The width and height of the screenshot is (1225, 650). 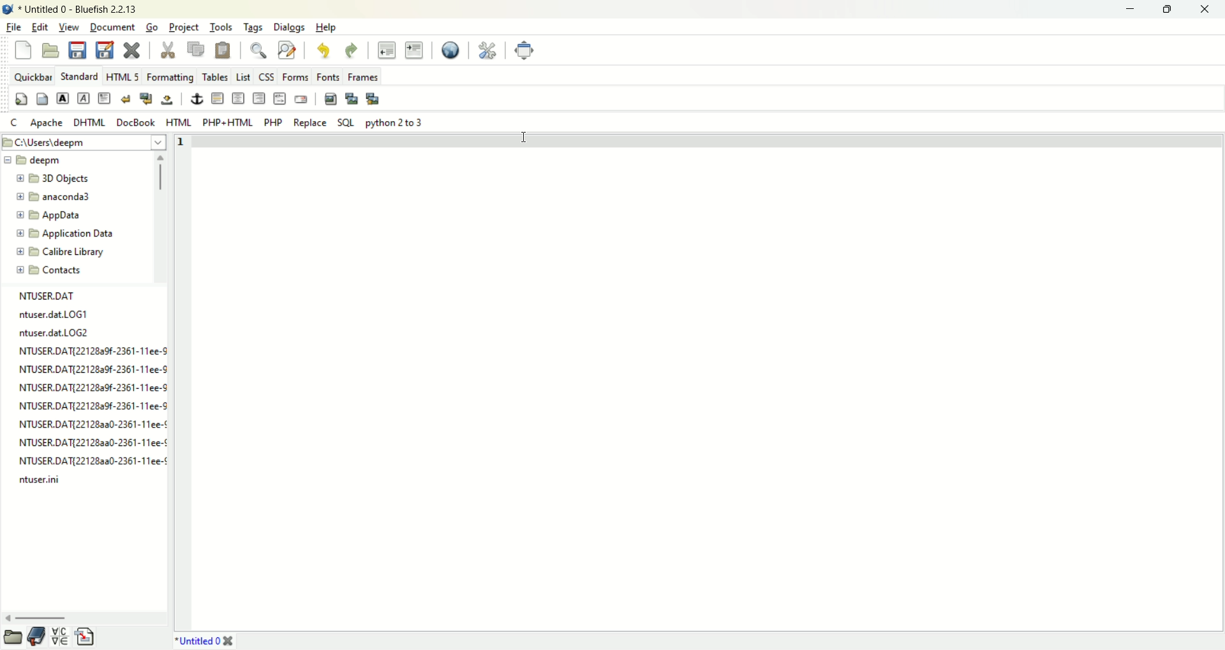 I want to click on snippets, so click(x=136, y=1013).